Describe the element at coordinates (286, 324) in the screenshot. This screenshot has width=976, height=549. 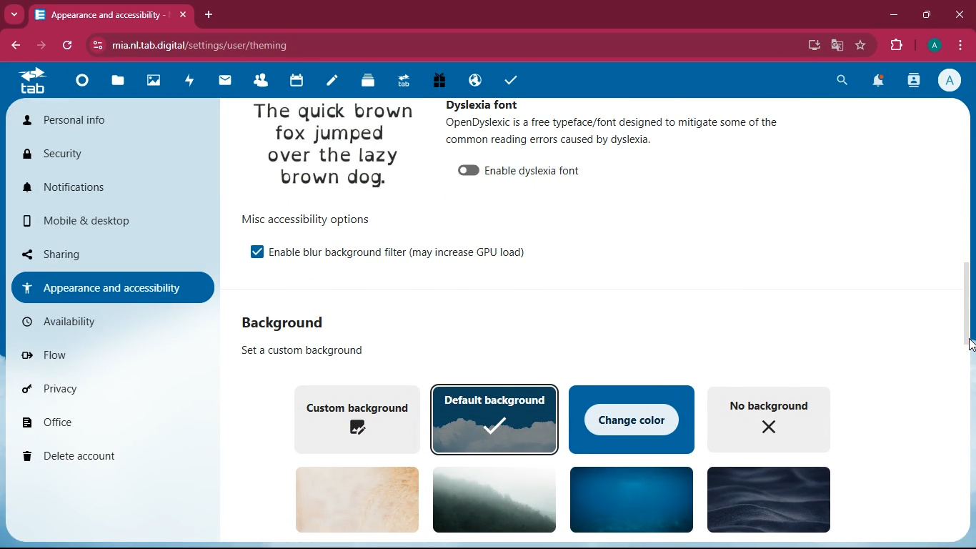
I see `background` at that location.